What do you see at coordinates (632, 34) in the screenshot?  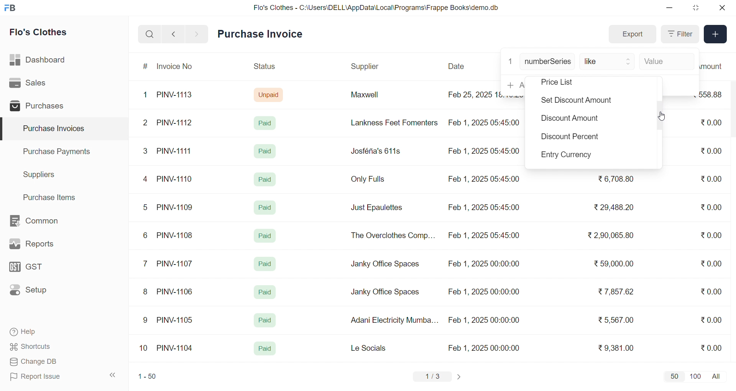 I see `Export` at bounding box center [632, 34].